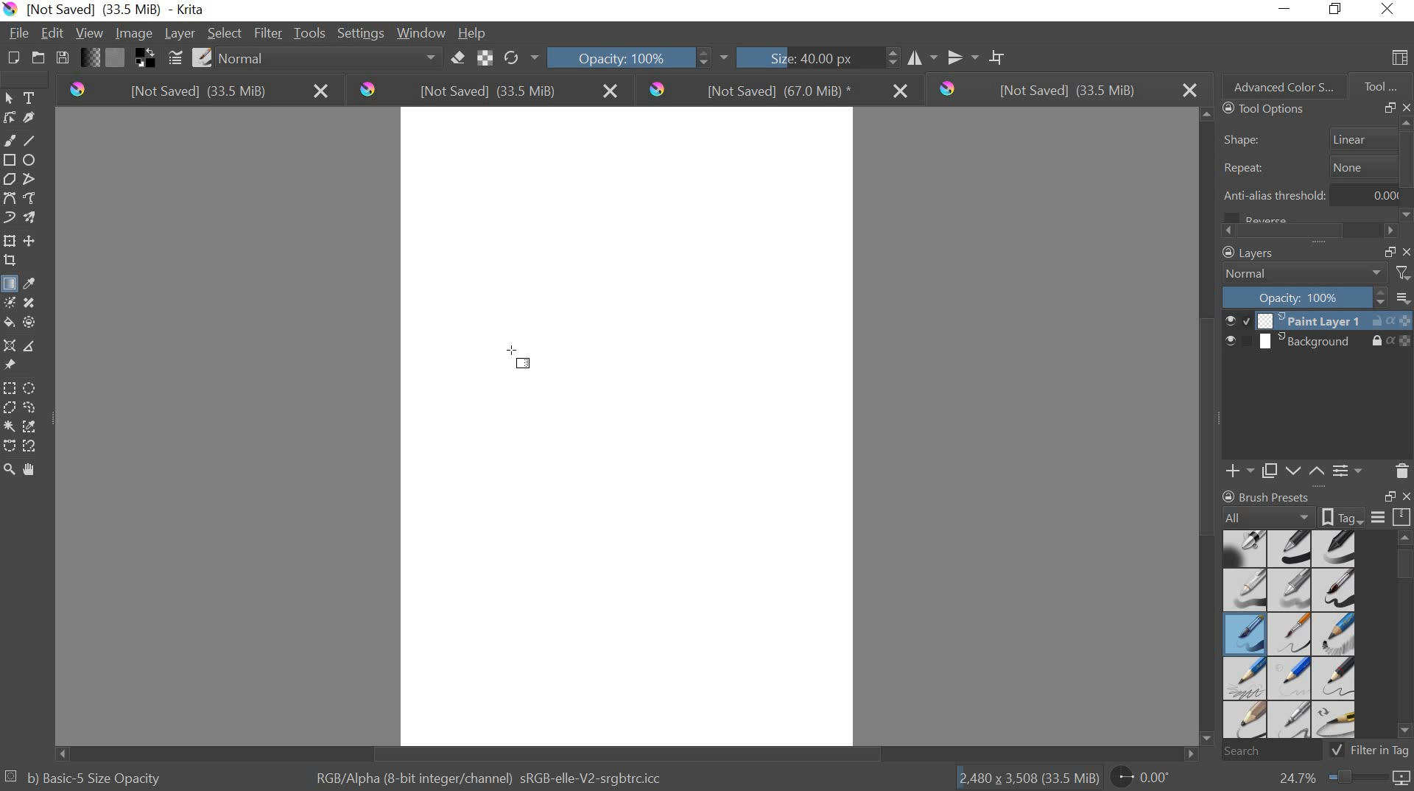  I want to click on rectangular selection, so click(10, 387).